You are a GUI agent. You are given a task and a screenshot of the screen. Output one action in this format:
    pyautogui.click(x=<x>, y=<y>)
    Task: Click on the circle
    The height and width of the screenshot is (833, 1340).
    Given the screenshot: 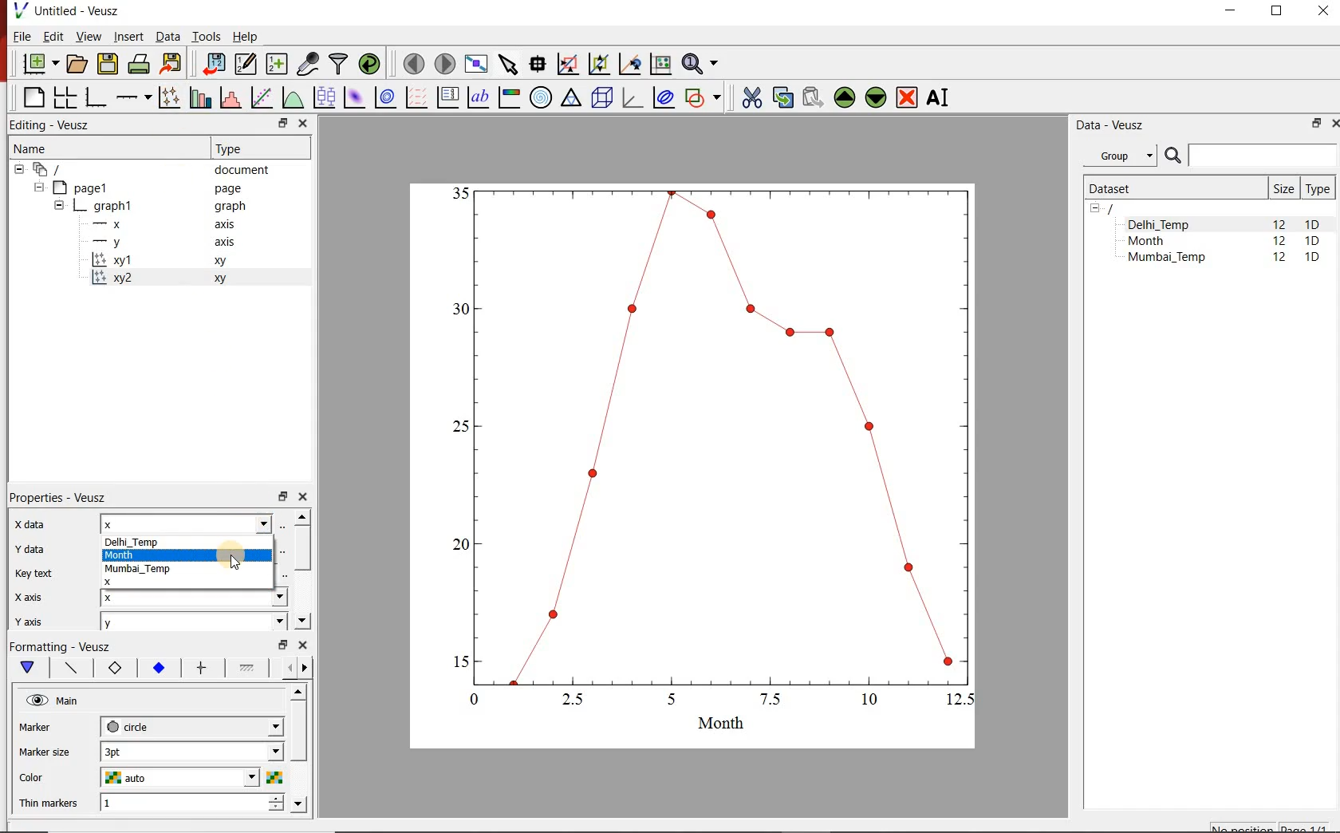 What is the action you would take?
    pyautogui.click(x=192, y=727)
    